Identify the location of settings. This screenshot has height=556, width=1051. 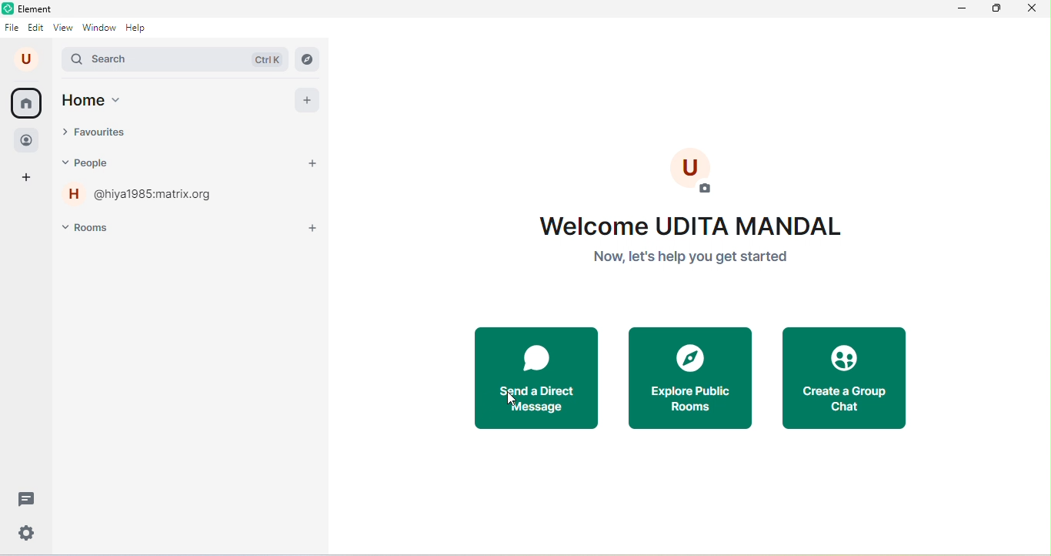
(28, 532).